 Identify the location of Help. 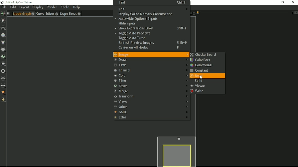
(76, 7).